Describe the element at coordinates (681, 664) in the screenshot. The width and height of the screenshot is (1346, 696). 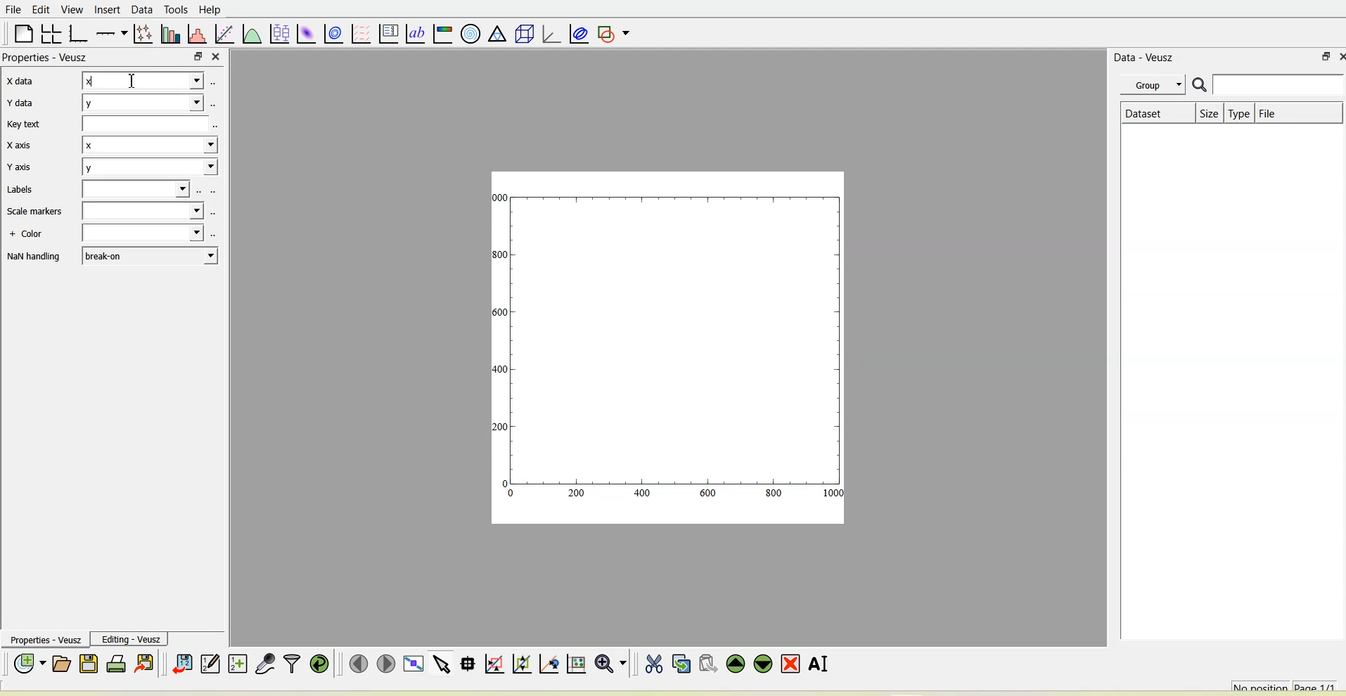
I see `Copy the selected widget` at that location.